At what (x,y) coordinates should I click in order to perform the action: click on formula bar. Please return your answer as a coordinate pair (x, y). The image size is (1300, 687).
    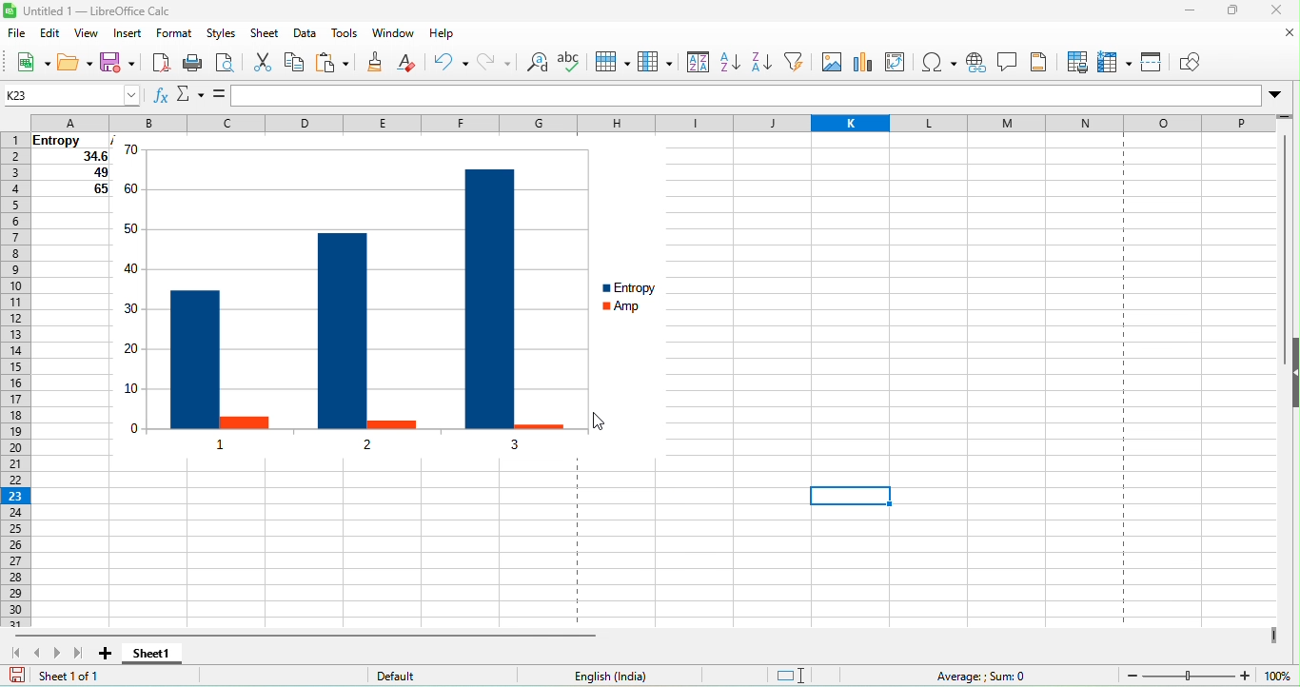
    Looking at the image, I should click on (761, 97).